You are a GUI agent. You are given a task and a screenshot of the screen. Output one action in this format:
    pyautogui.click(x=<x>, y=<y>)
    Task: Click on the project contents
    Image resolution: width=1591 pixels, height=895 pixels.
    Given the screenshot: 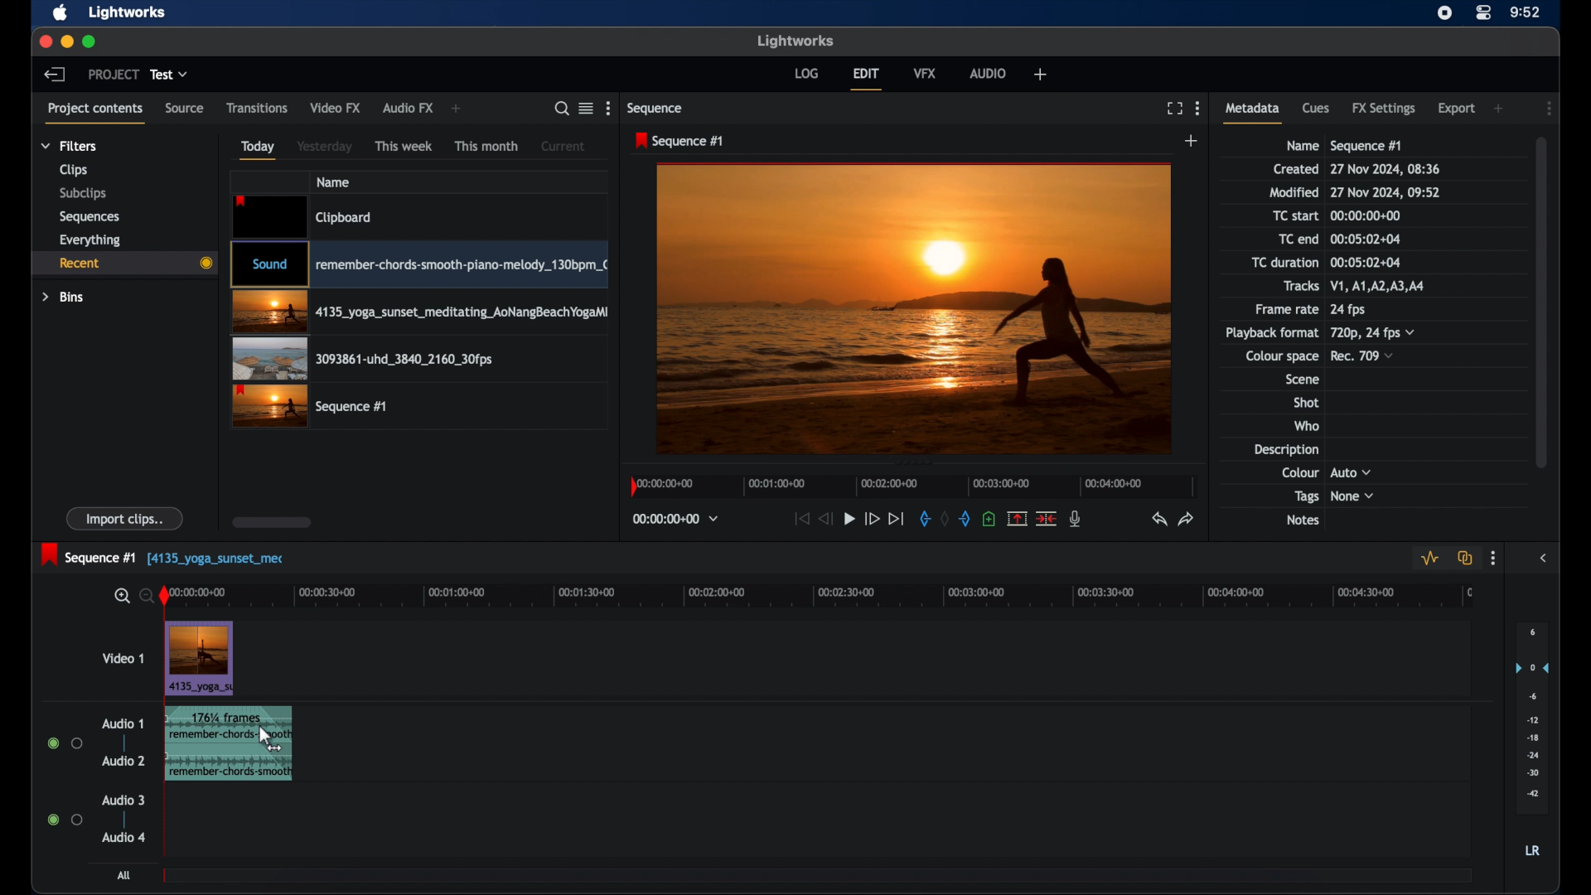 What is the action you would take?
    pyautogui.click(x=95, y=113)
    